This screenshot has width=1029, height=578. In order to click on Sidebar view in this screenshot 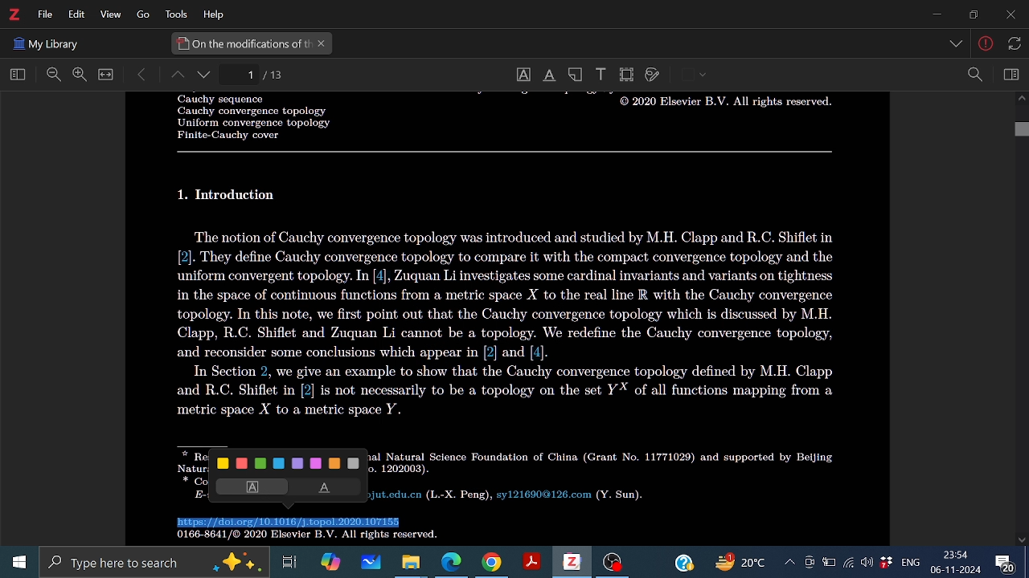, I will do `click(1009, 75)`.